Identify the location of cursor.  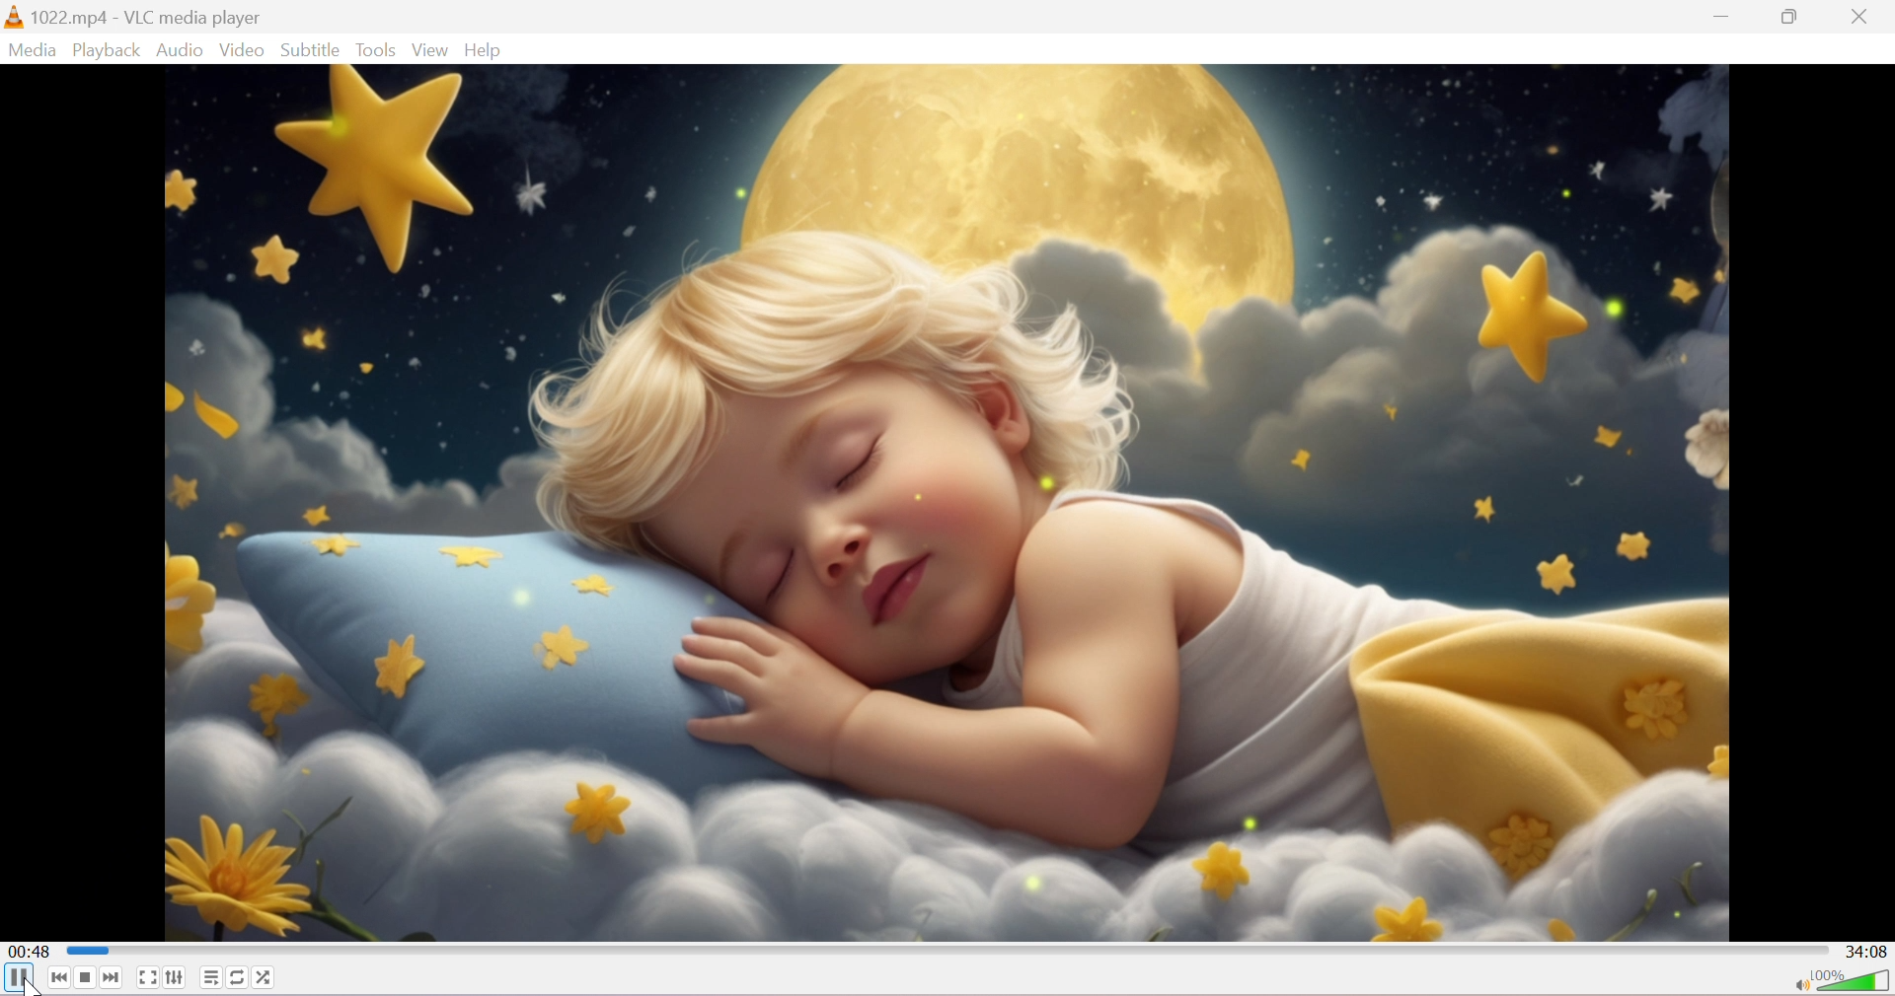
(39, 988).